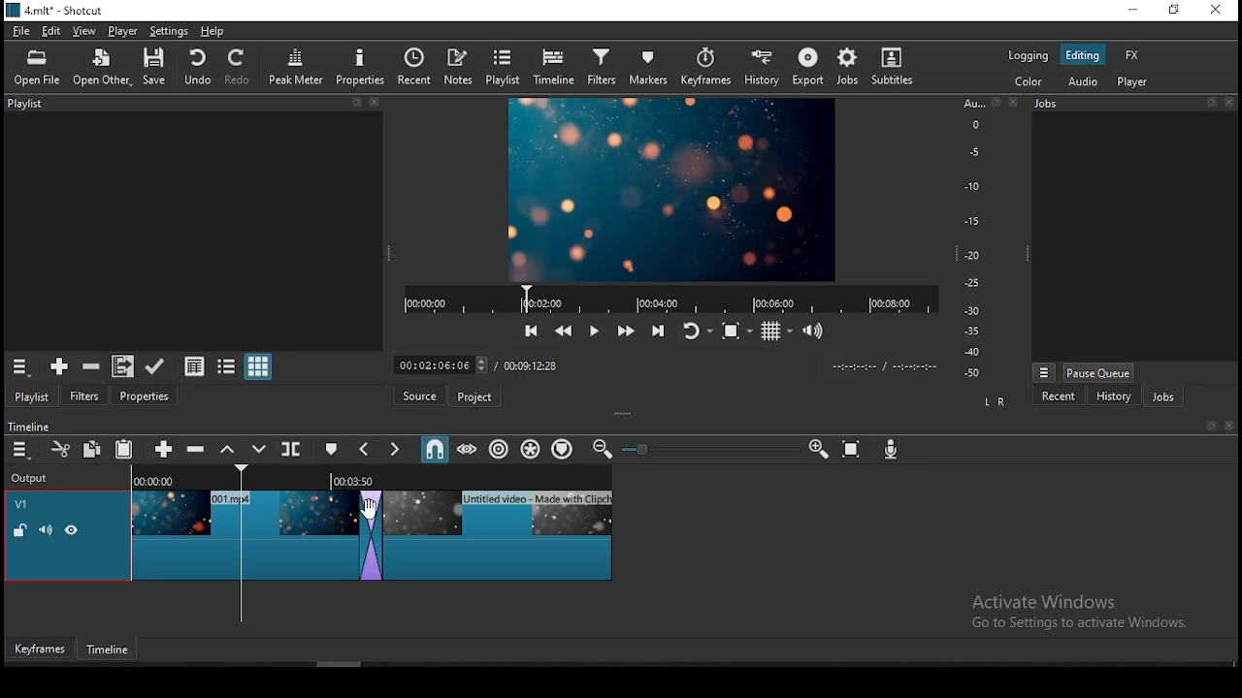 The height and width of the screenshot is (698, 1242). Describe the element at coordinates (19, 366) in the screenshot. I see `playlist menu` at that location.